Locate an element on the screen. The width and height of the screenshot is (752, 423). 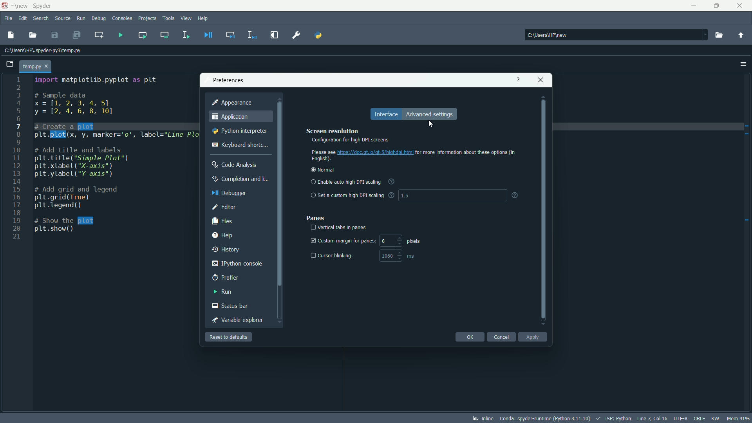
parent directory is located at coordinates (741, 35).